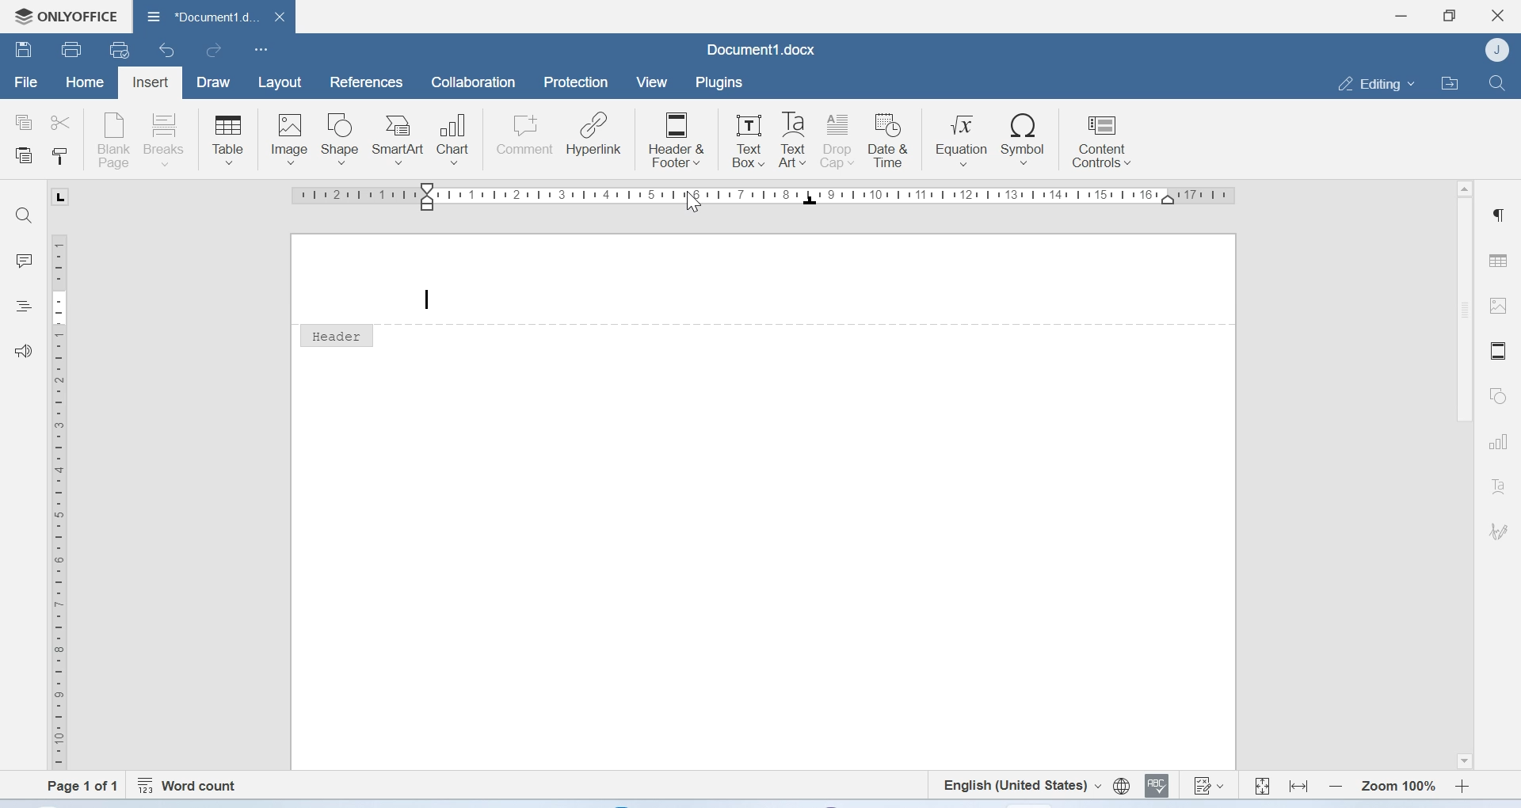  I want to click on Image, so click(1500, 308).